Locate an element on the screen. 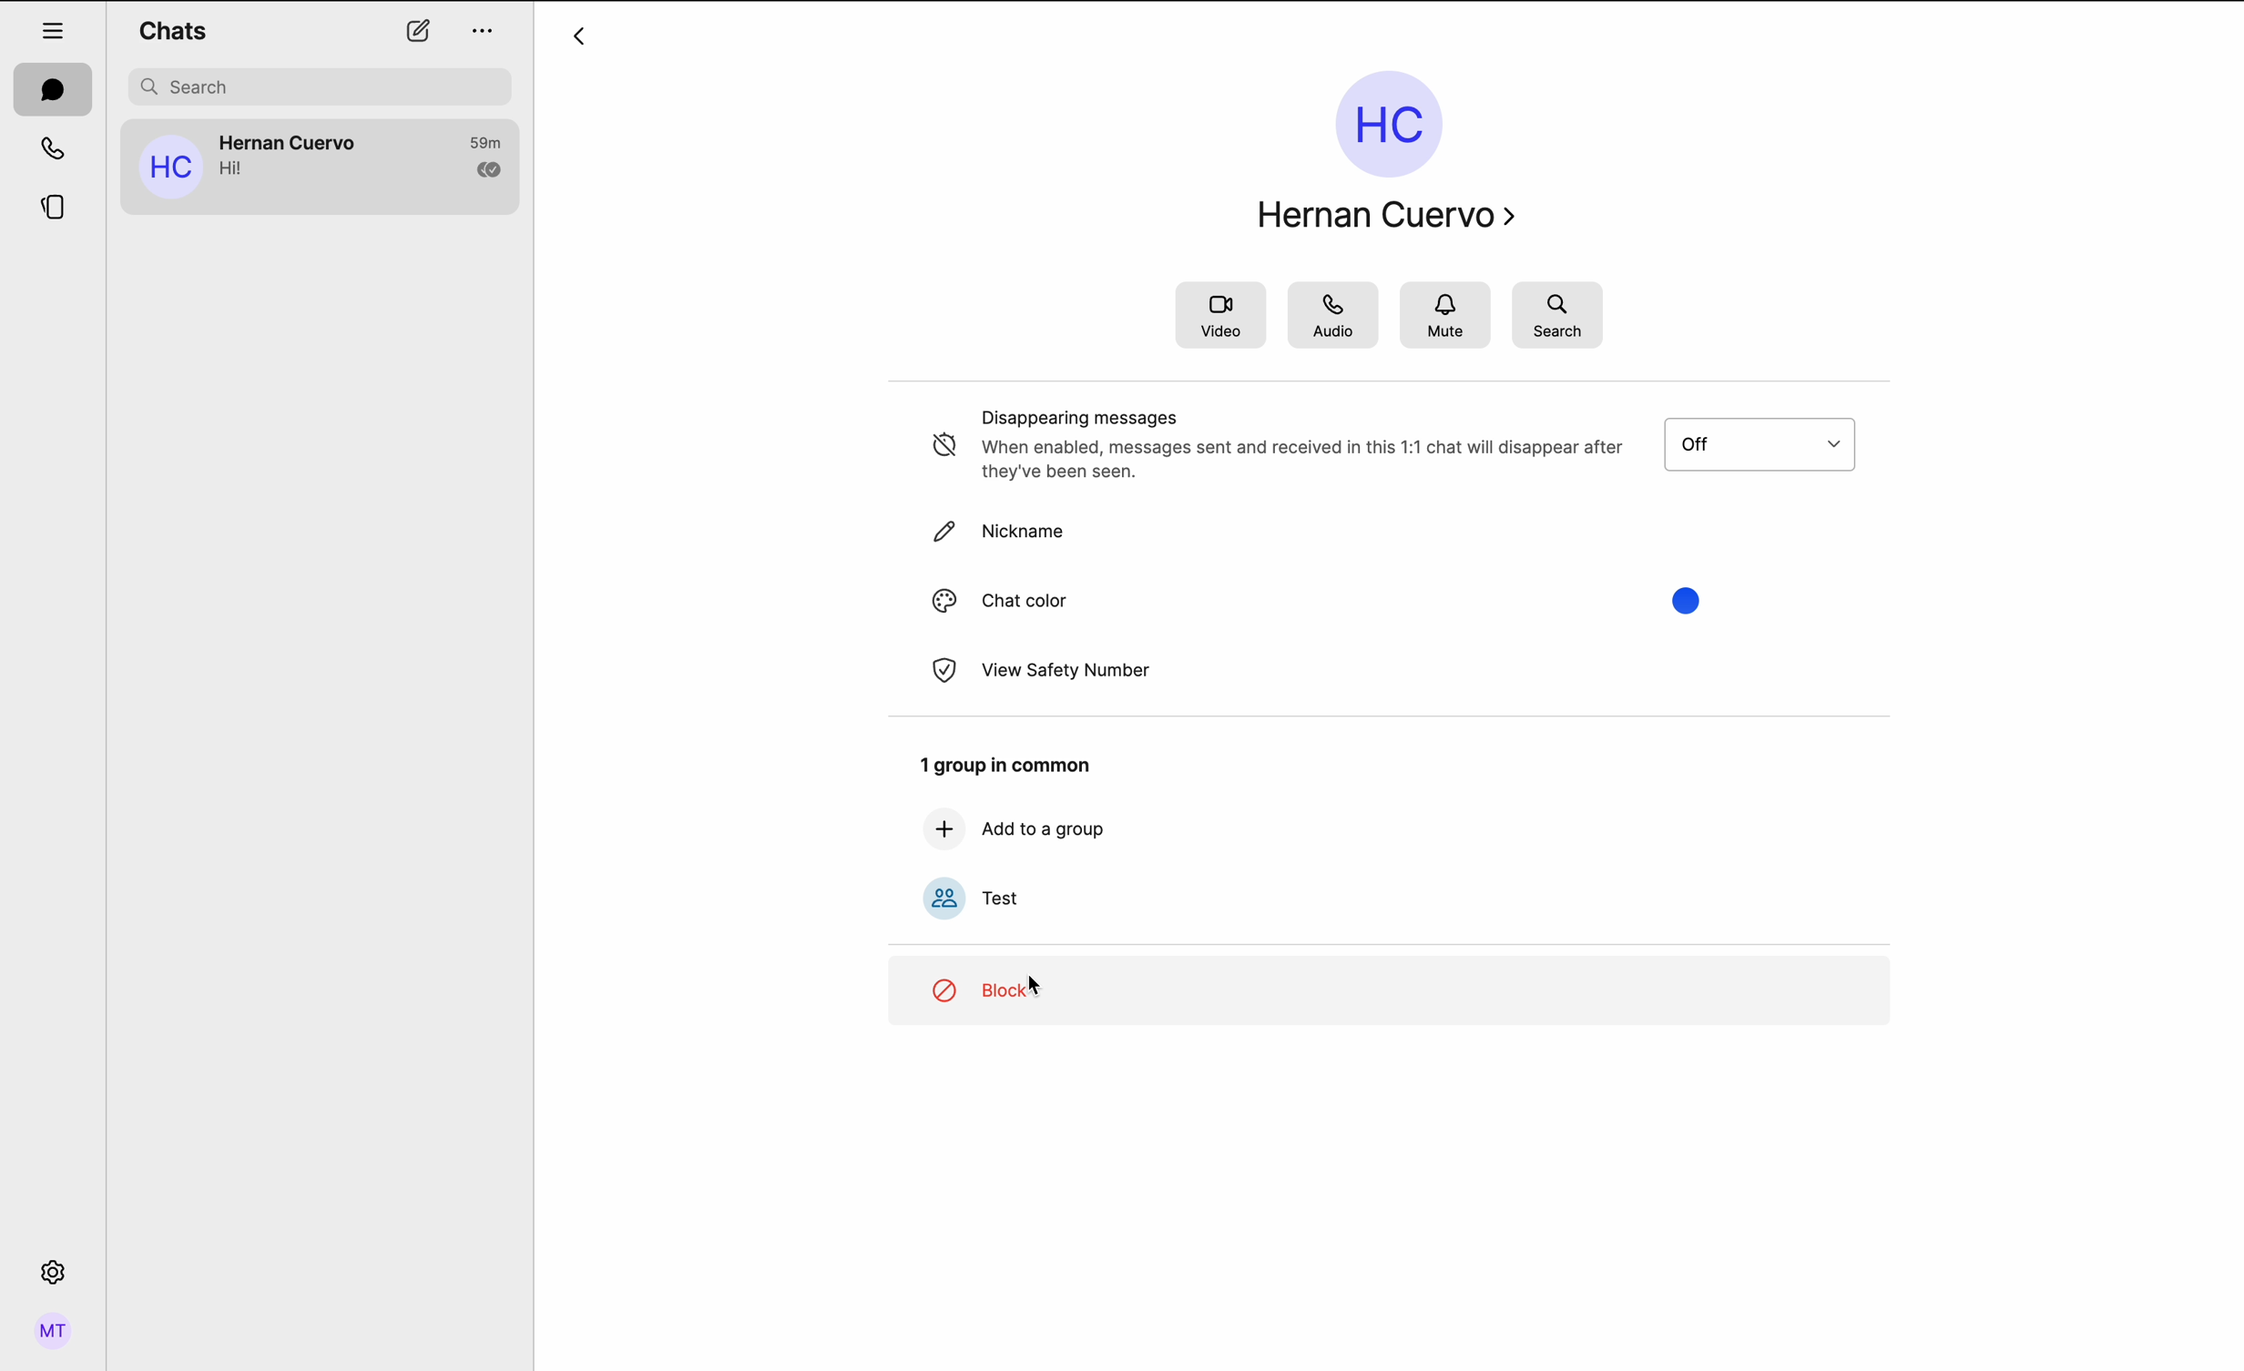 The width and height of the screenshot is (2244, 1371). Hernan Cuervo profile is located at coordinates (1372, 145).